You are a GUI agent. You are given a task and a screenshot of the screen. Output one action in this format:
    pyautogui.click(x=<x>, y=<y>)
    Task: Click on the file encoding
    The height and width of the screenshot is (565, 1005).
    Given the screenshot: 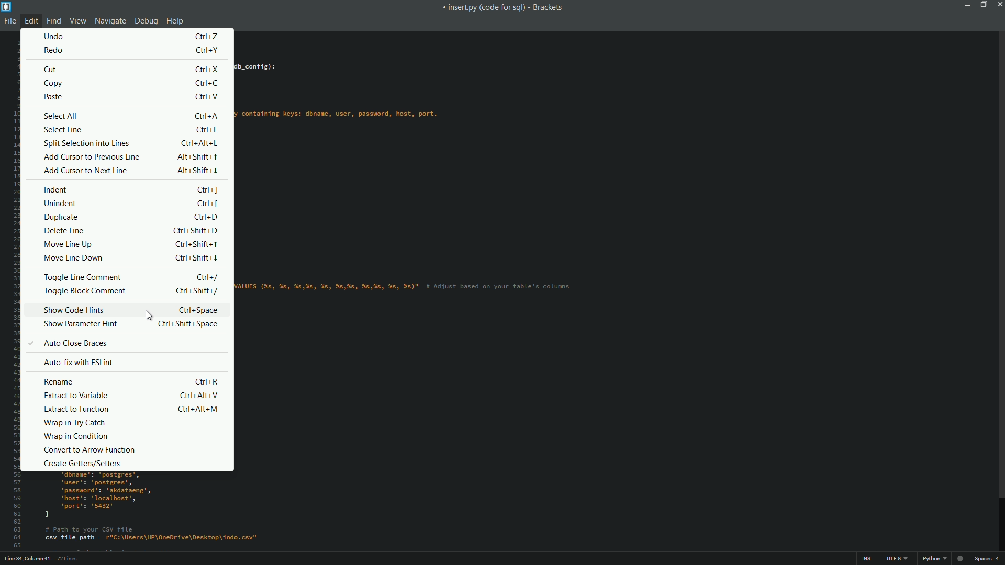 What is the action you would take?
    pyautogui.click(x=897, y=559)
    